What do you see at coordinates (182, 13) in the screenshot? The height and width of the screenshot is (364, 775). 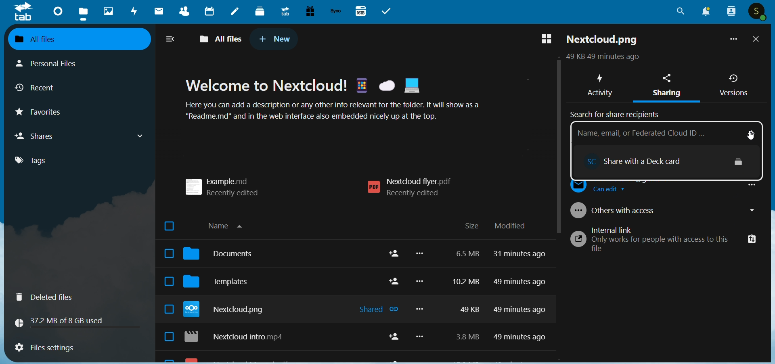 I see `contacts` at bounding box center [182, 13].